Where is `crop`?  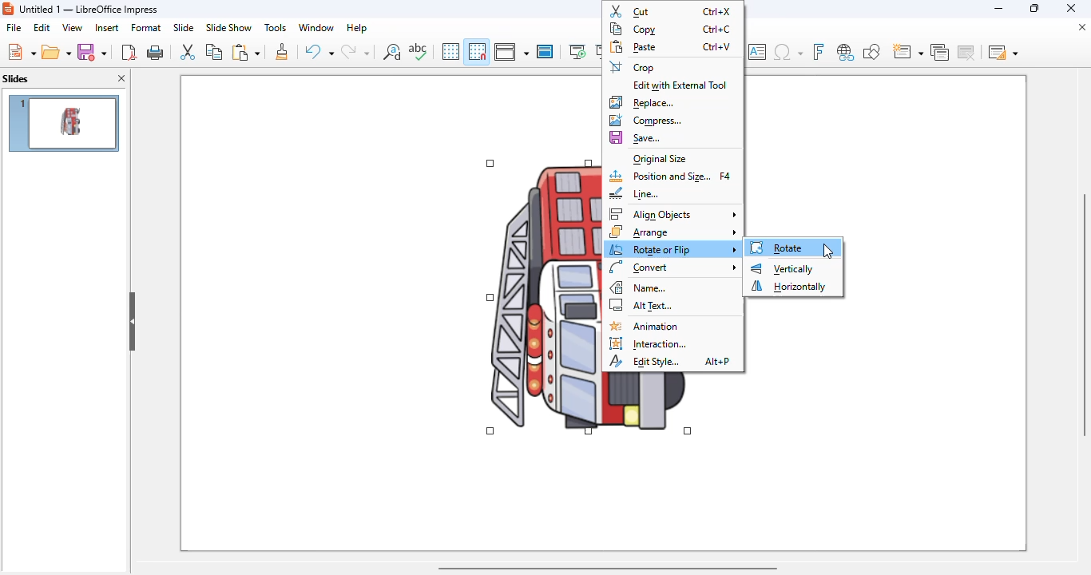 crop is located at coordinates (633, 67).